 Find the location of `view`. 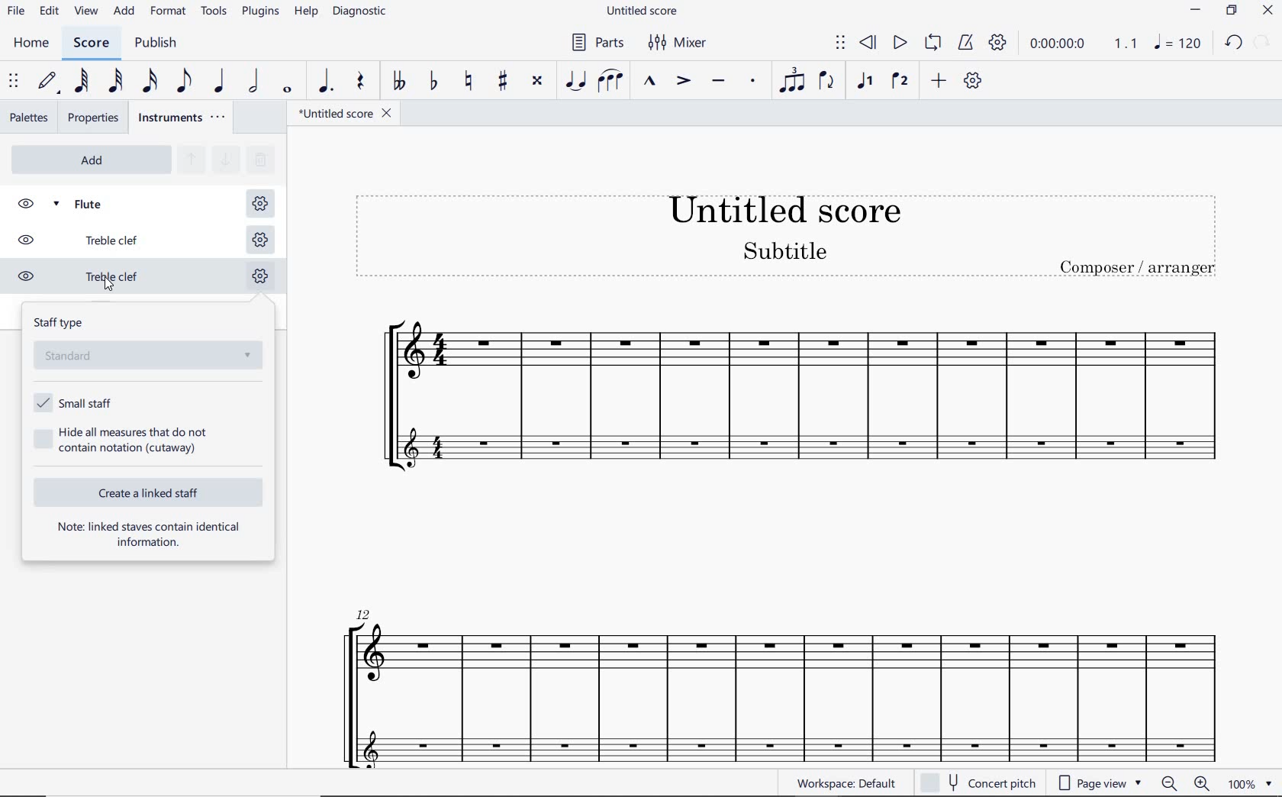

view is located at coordinates (89, 12).